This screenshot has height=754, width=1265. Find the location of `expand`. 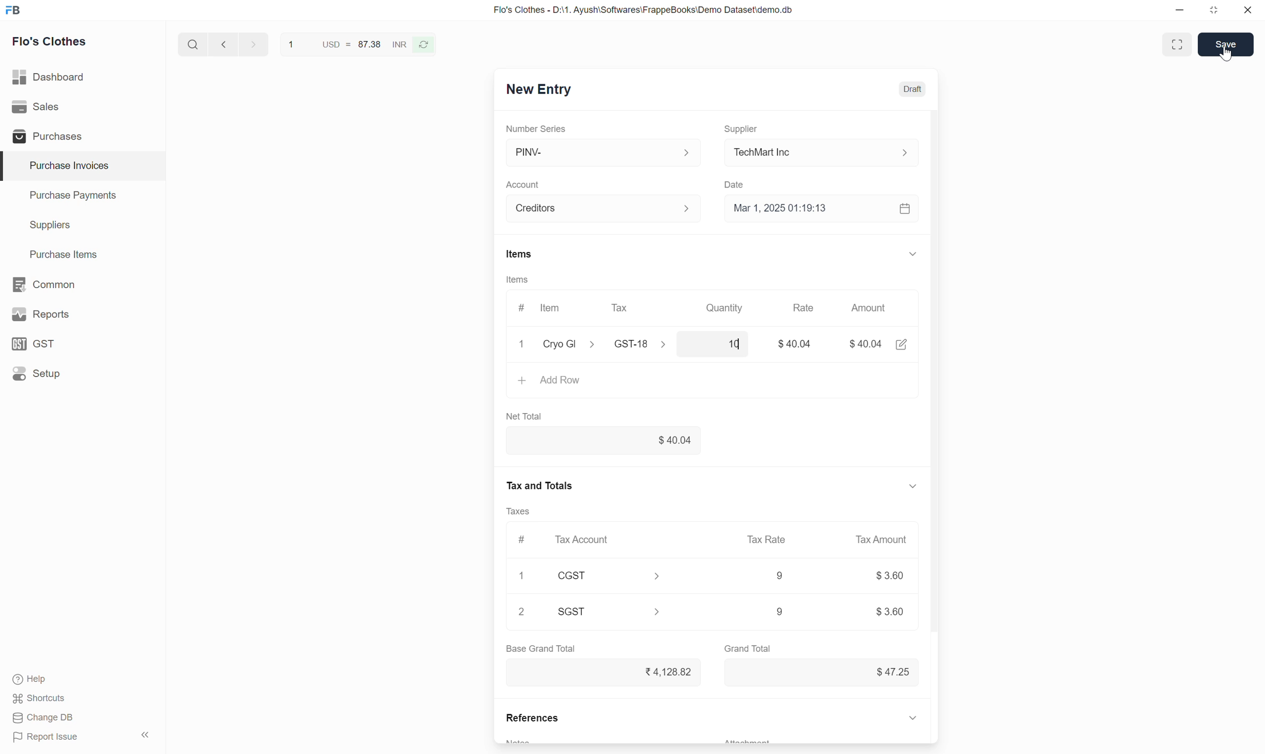

expand is located at coordinates (909, 486).